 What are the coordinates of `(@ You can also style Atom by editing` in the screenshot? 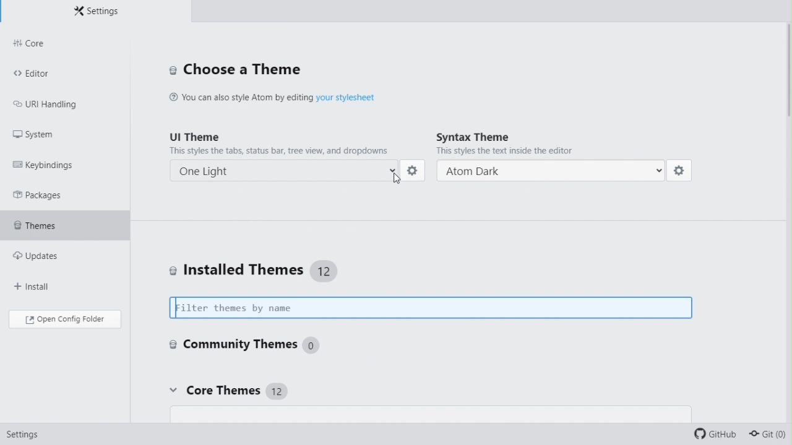 It's located at (239, 99).